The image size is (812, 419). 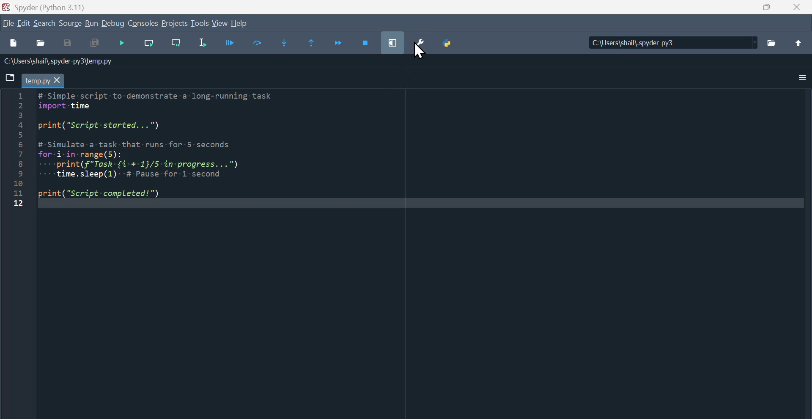 I want to click on View, so click(x=221, y=24).